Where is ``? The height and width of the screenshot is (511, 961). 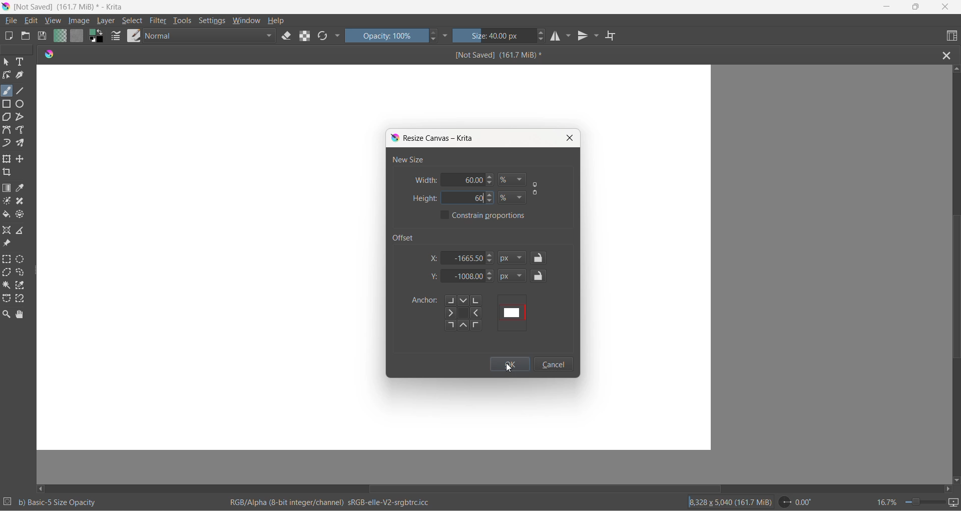
 is located at coordinates (434, 277).